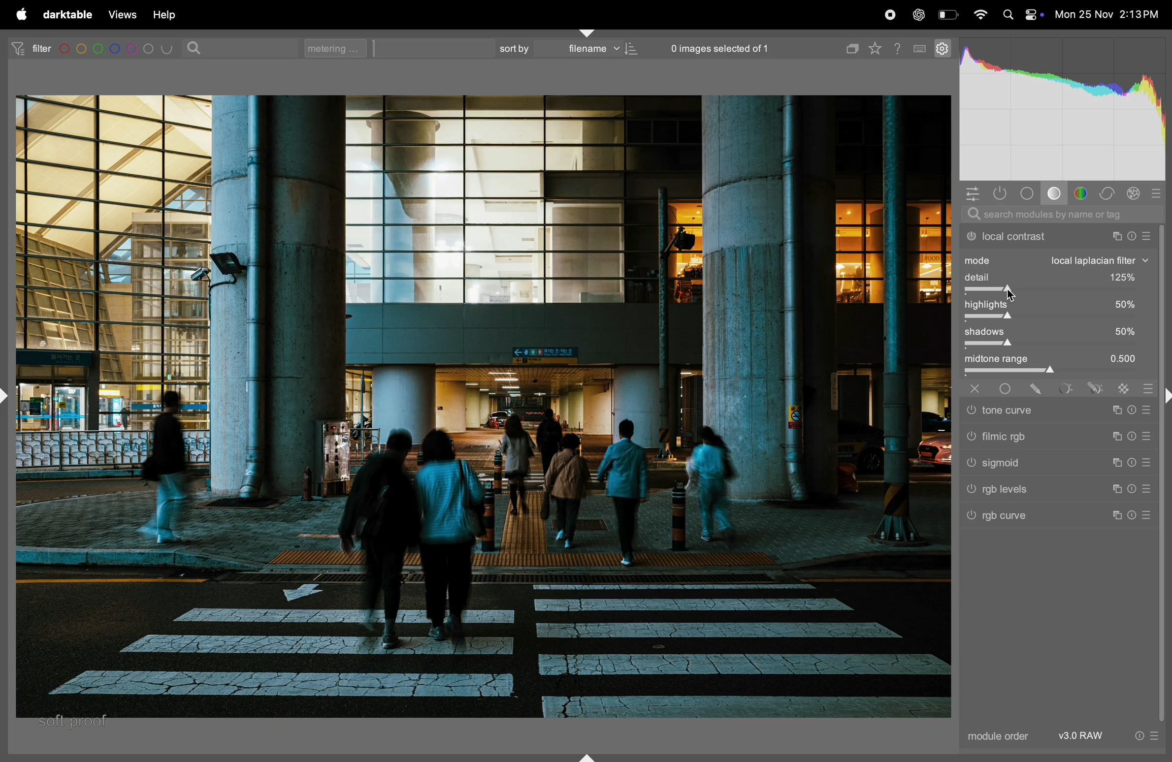 Image resolution: width=1172 pixels, height=762 pixels. I want to click on preset, so click(1147, 516).